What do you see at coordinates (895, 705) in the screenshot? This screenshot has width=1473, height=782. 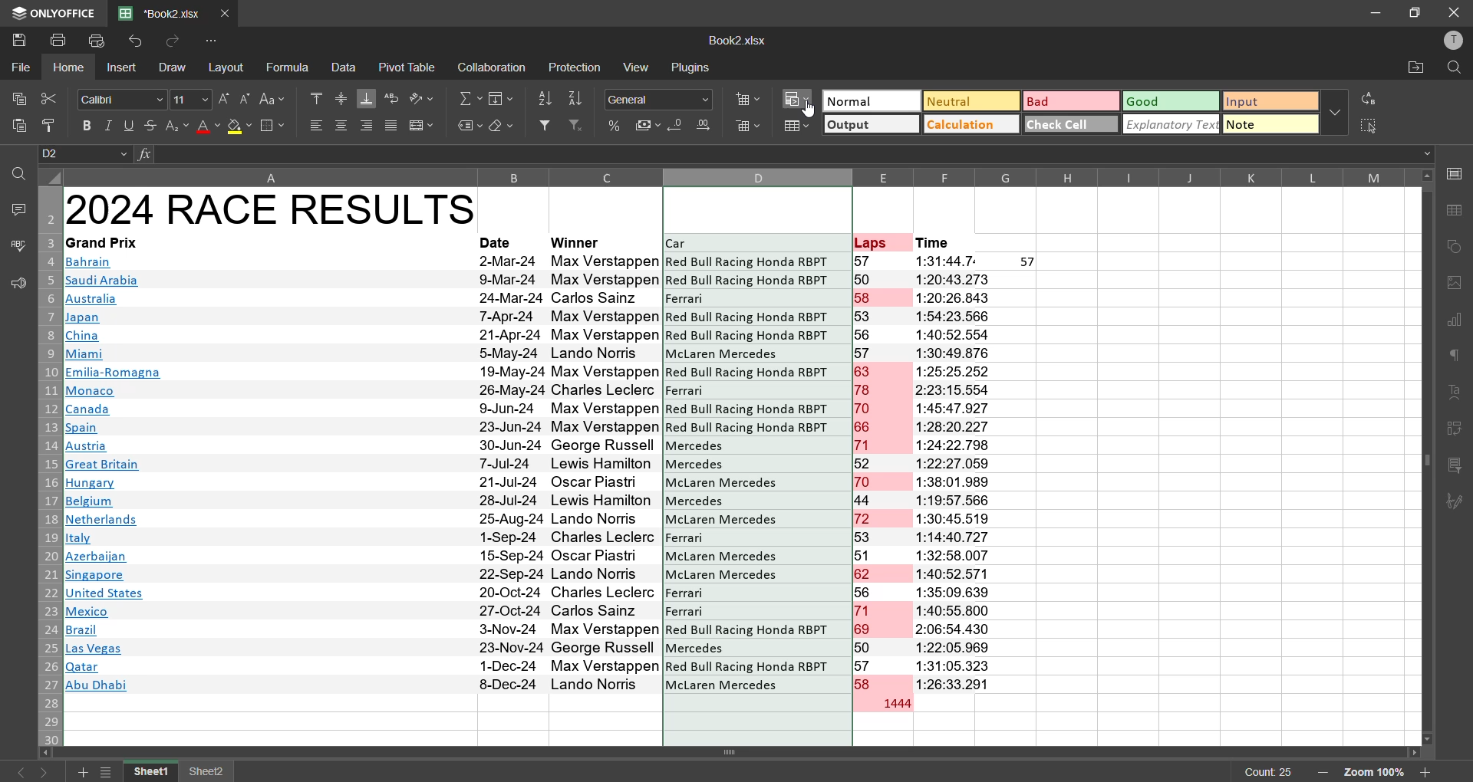 I see `total laps` at bounding box center [895, 705].